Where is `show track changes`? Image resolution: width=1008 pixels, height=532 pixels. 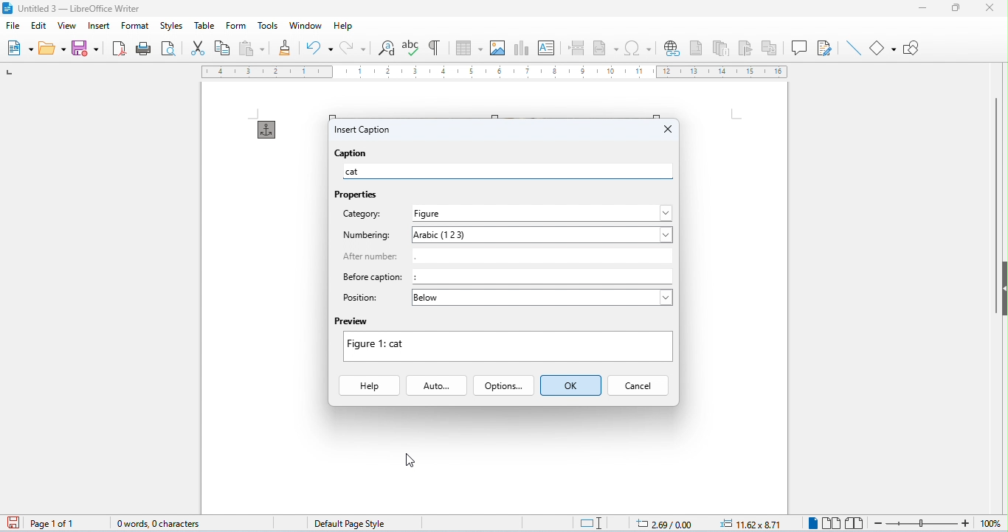
show track changes is located at coordinates (825, 48).